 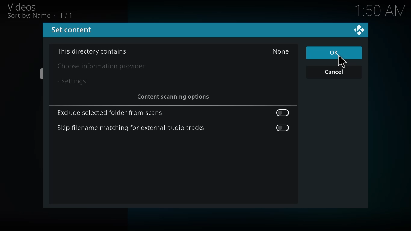 What do you see at coordinates (332, 53) in the screenshot?
I see `ok` at bounding box center [332, 53].